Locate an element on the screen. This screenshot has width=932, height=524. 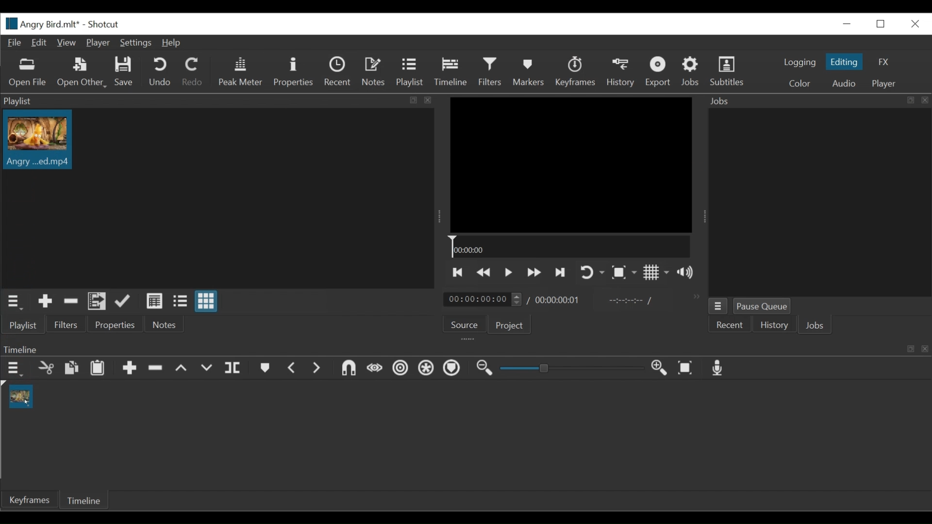
timing is located at coordinates (484, 300).